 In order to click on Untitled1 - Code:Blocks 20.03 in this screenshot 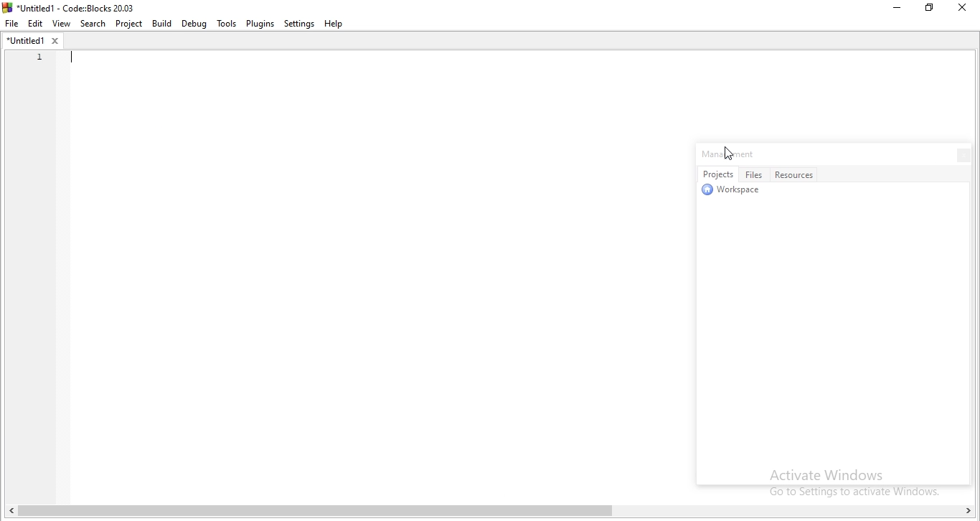, I will do `click(72, 6)`.